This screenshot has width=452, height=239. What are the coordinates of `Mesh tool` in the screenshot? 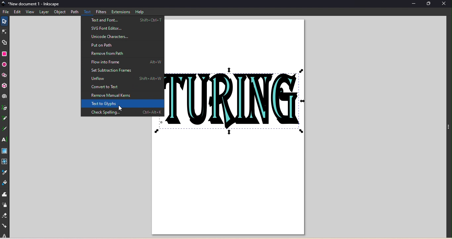 It's located at (5, 162).